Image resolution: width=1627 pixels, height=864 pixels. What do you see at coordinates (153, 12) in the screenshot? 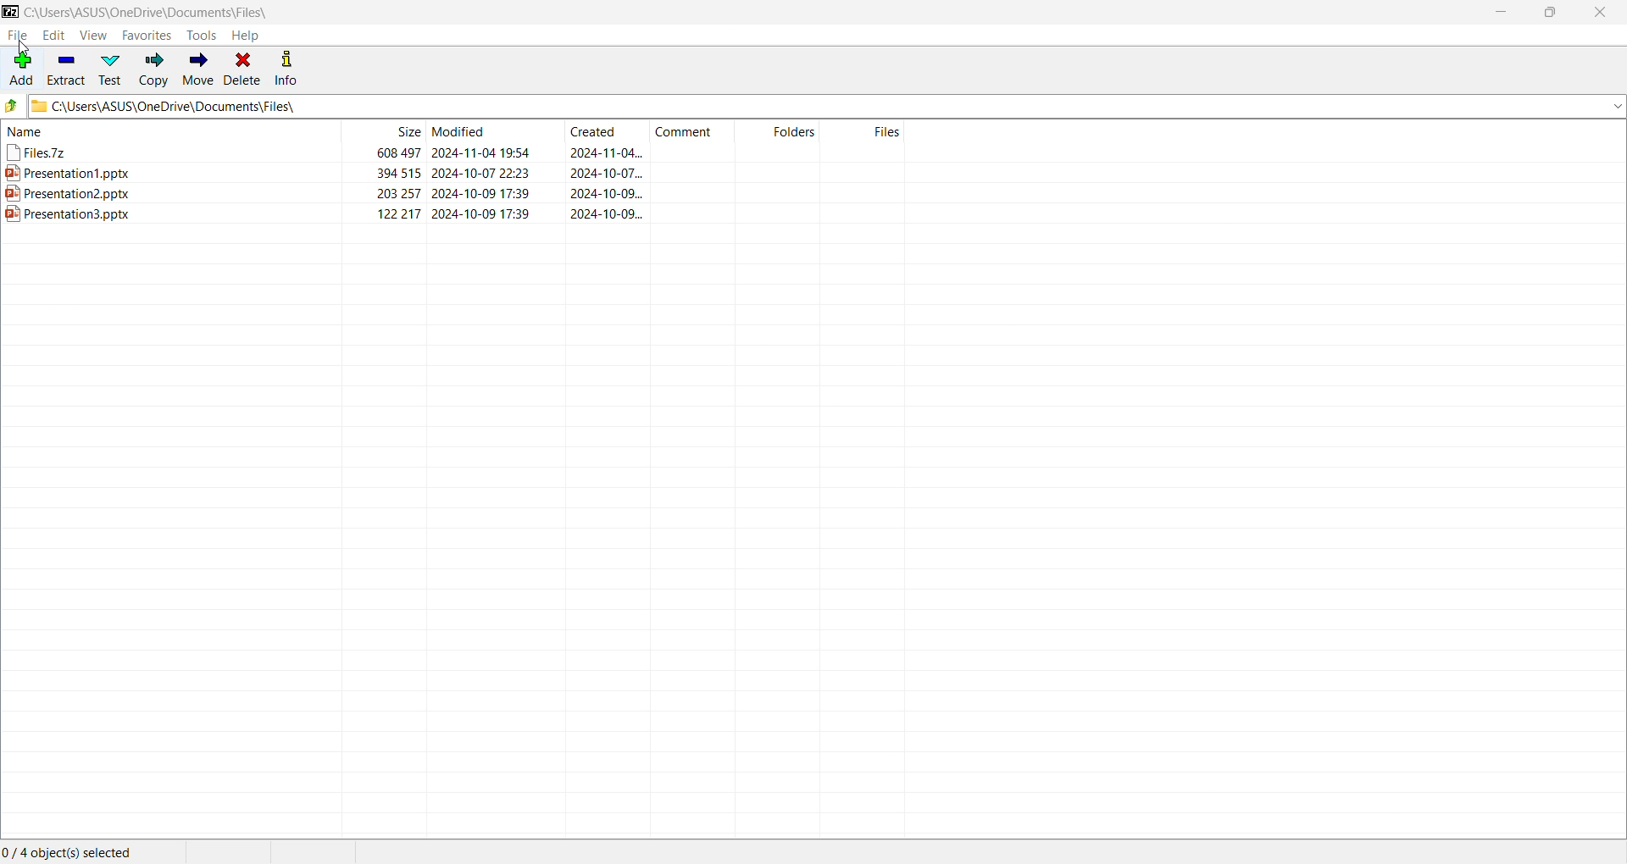
I see `Current Folder Path` at bounding box center [153, 12].